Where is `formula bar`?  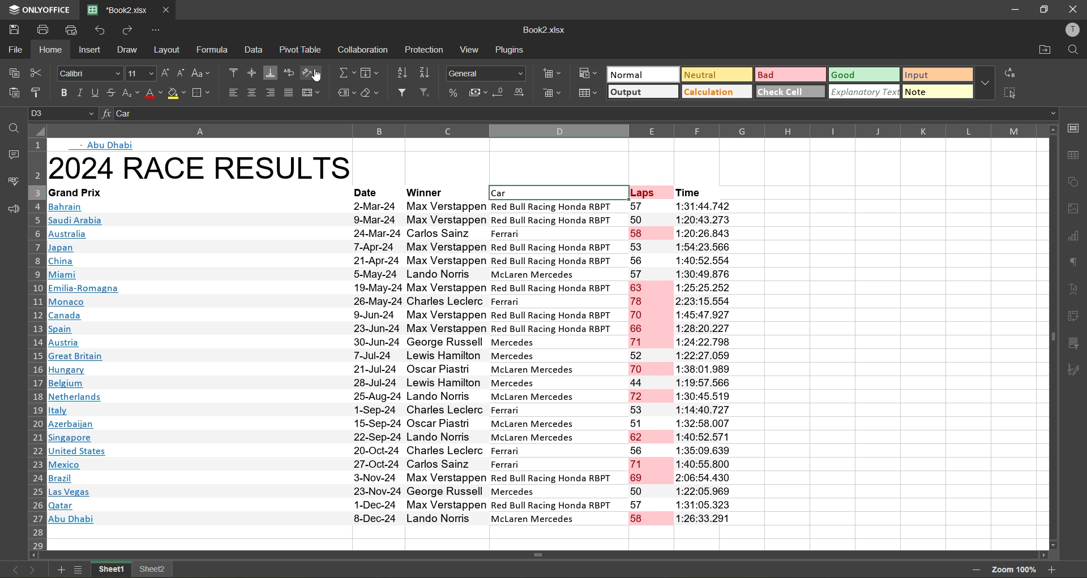
formula bar is located at coordinates (580, 114).